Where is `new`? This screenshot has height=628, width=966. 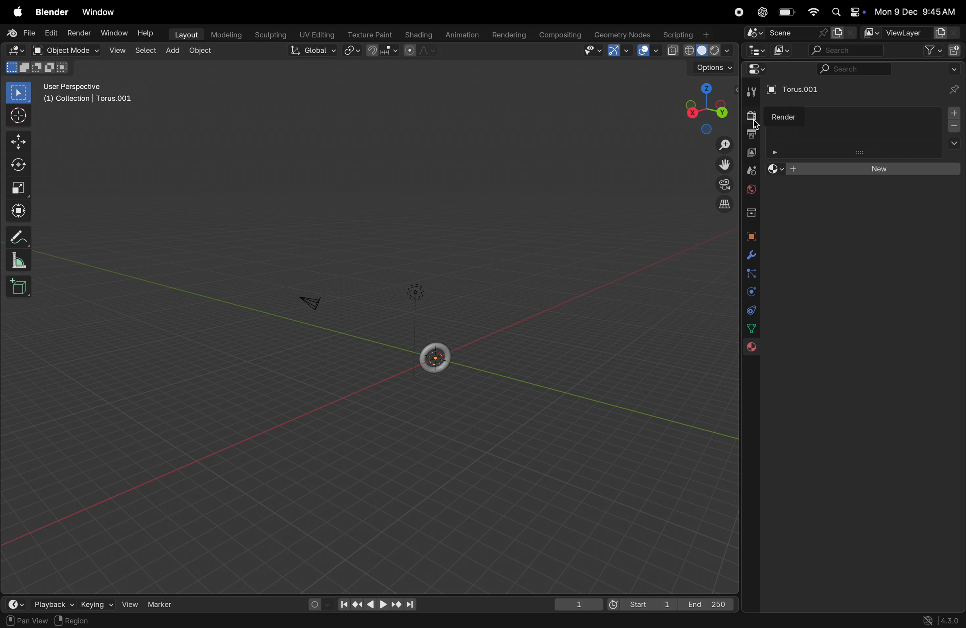
new is located at coordinates (864, 168).